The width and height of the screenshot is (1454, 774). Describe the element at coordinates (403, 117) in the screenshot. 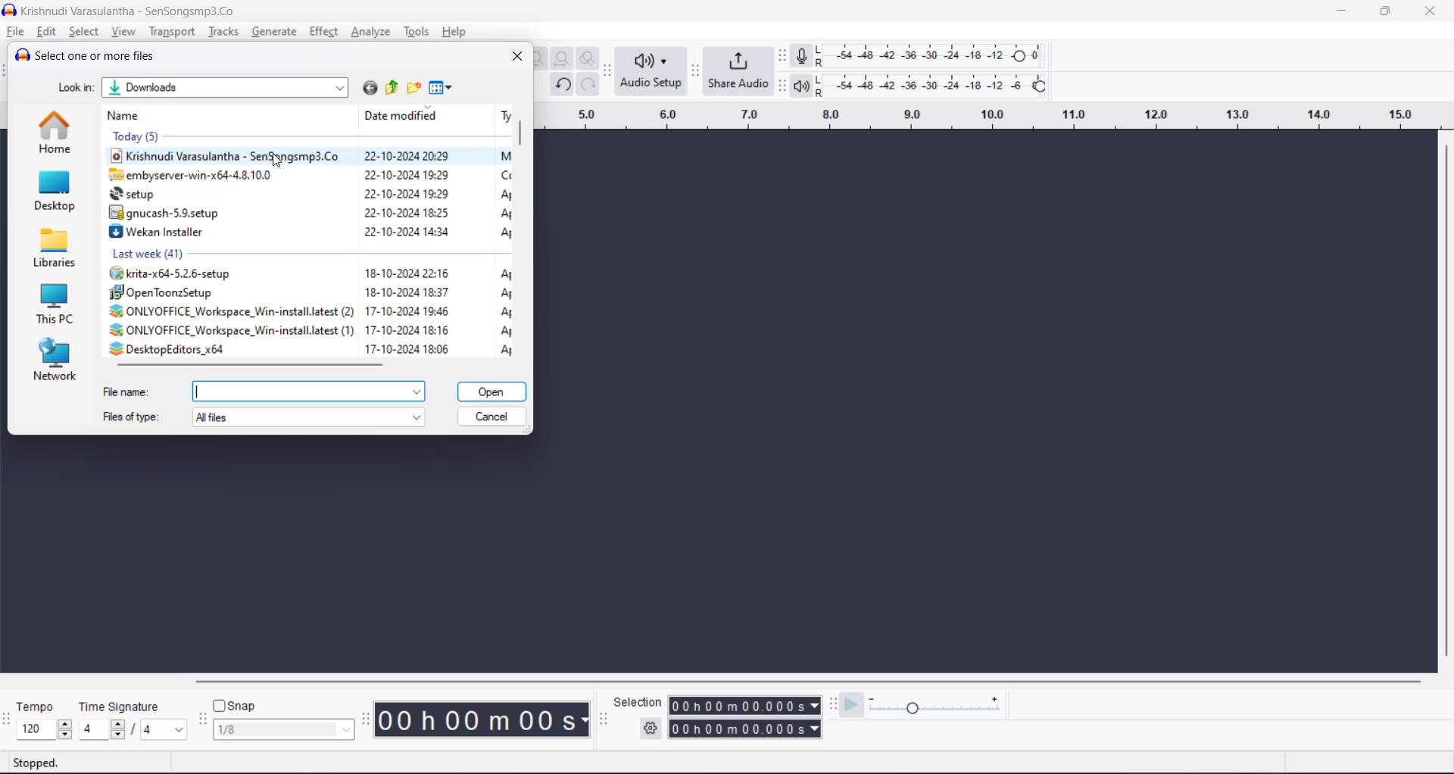

I see `date modified` at that location.